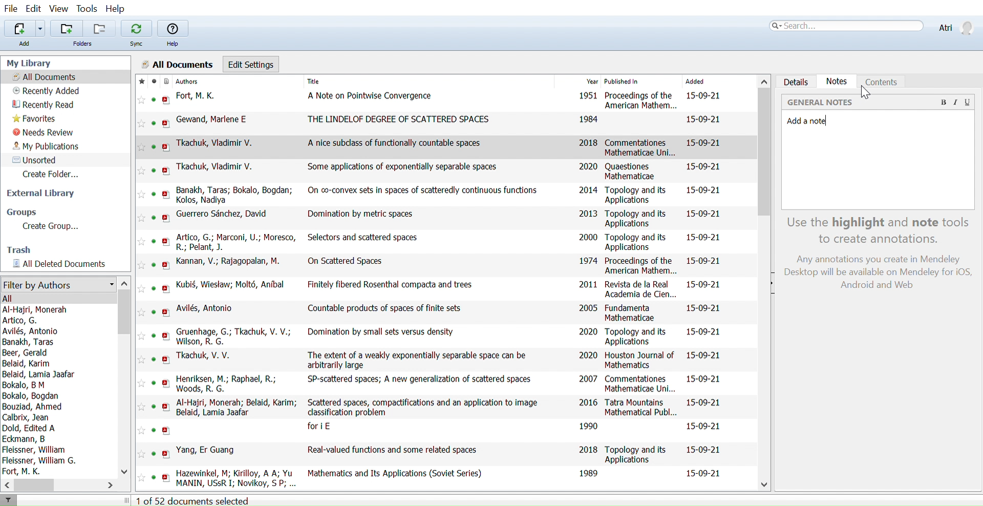 This screenshot has width=983, height=506. I want to click on mark as read/ unread, so click(152, 81).